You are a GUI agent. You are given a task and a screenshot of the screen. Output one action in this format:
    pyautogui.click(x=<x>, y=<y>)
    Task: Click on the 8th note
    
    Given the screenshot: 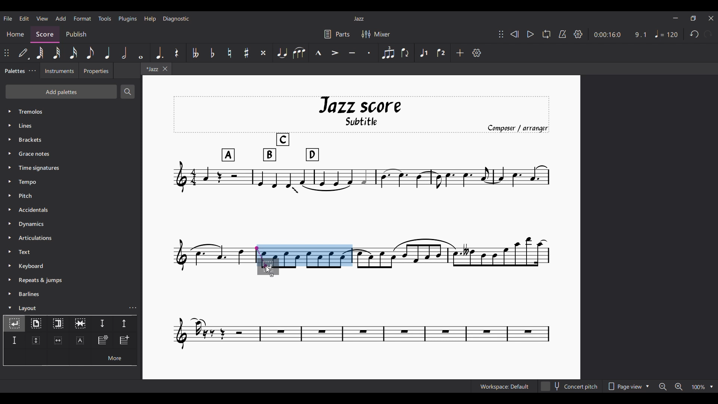 What is the action you would take?
    pyautogui.click(x=90, y=53)
    